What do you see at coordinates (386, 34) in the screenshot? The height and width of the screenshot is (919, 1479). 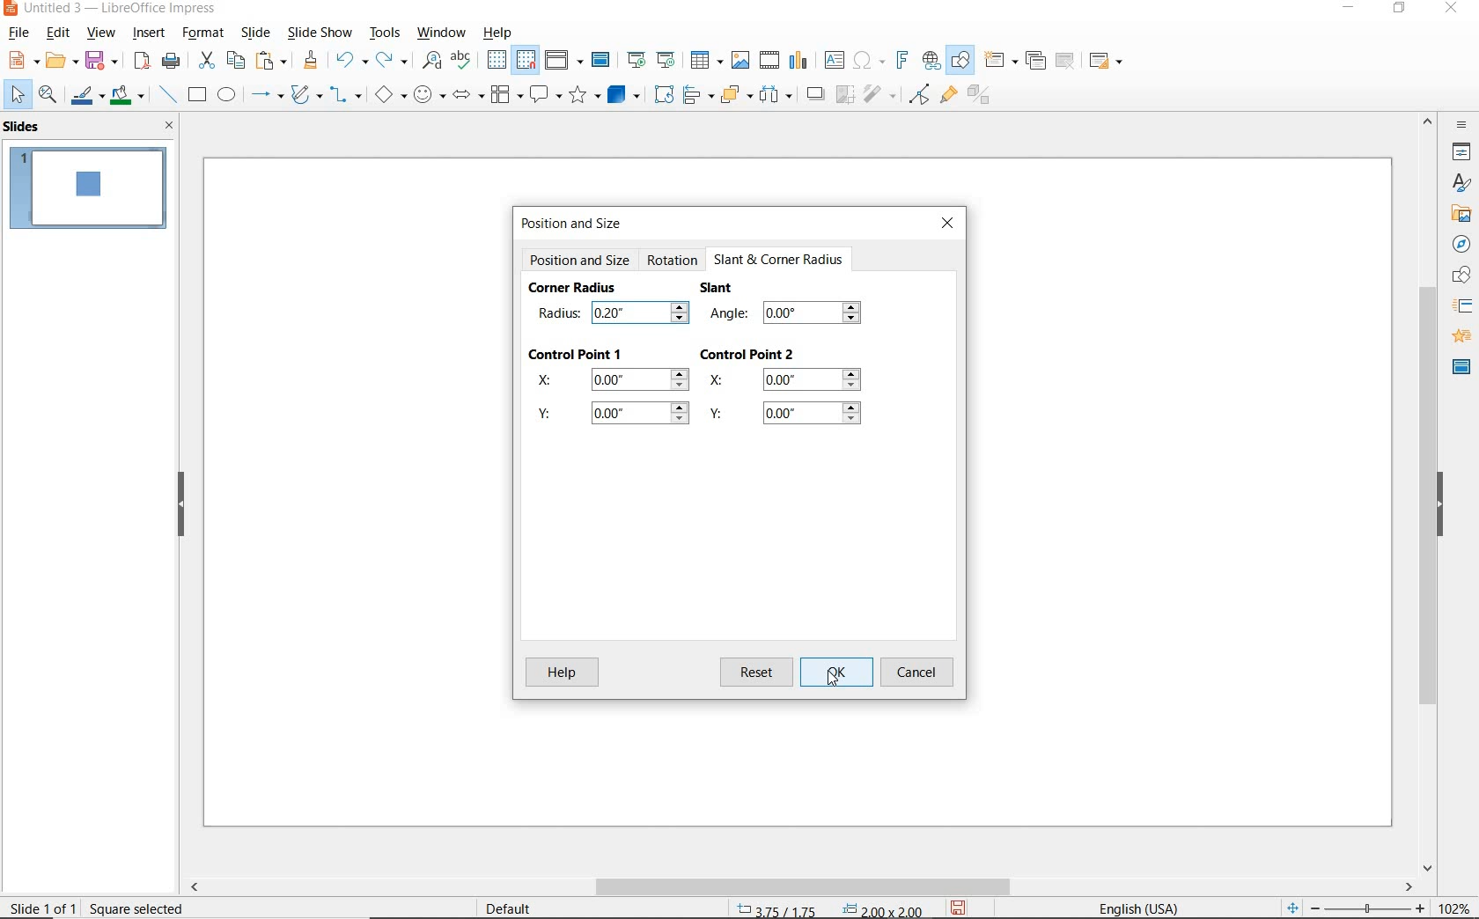 I see `tools` at bounding box center [386, 34].